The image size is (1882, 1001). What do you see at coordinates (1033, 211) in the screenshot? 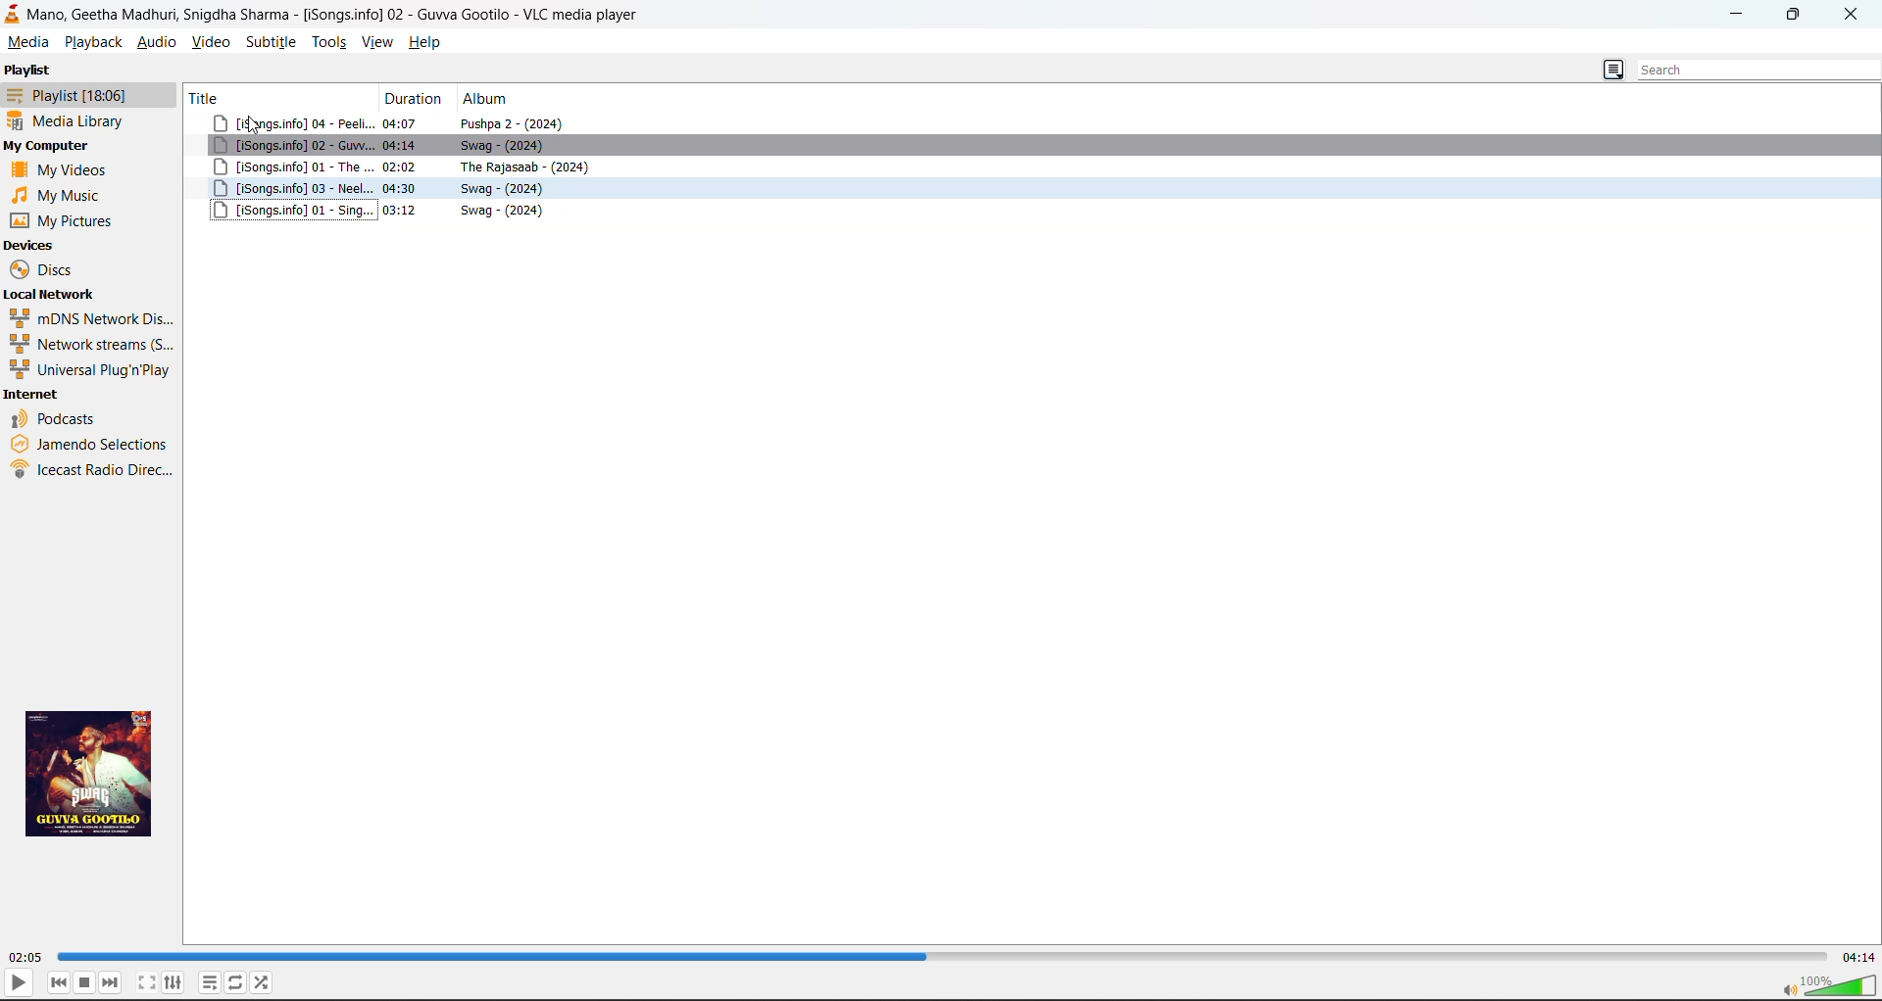
I see `song` at bounding box center [1033, 211].